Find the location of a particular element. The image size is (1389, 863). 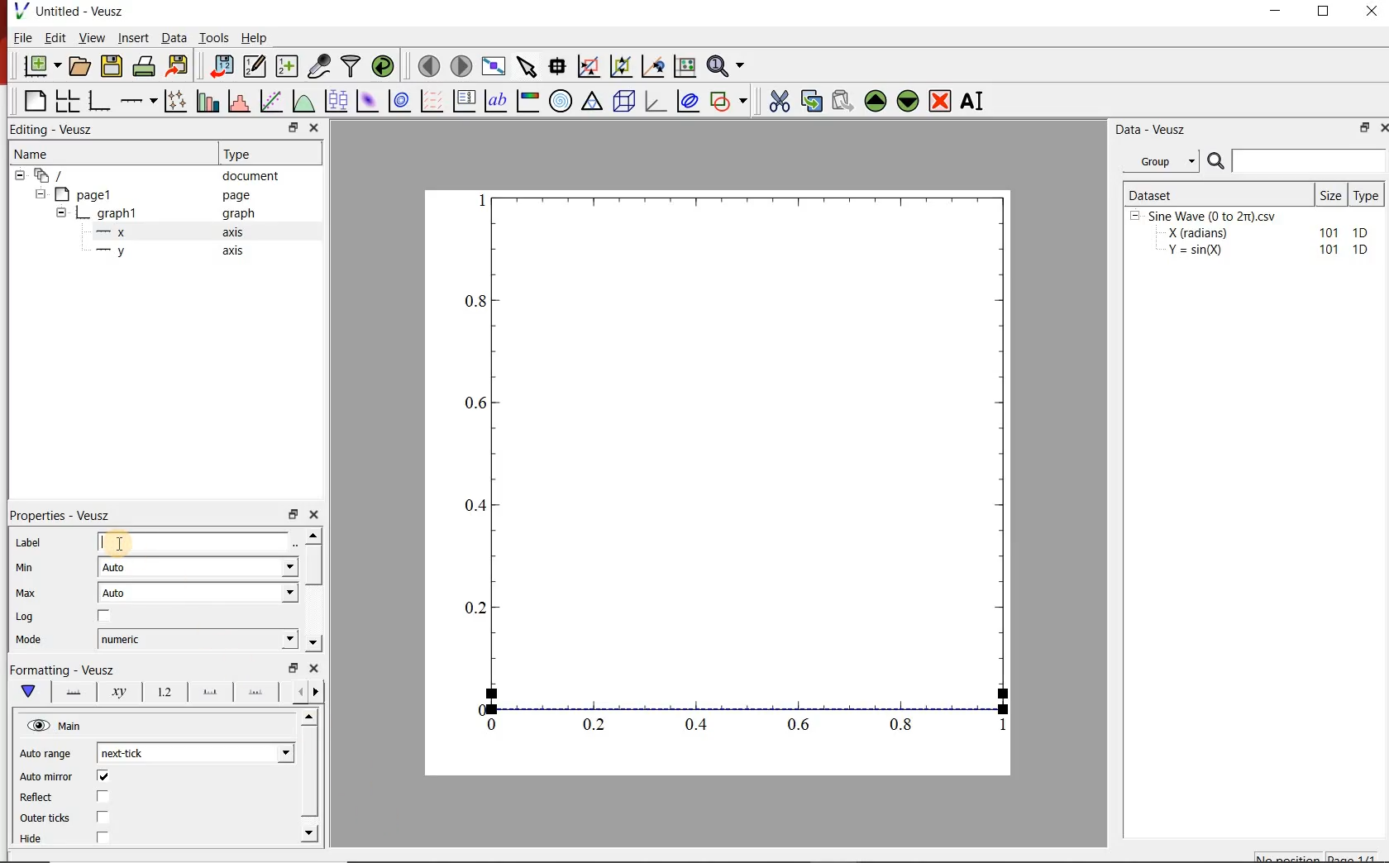

Outer ticks is located at coordinates (45, 818).